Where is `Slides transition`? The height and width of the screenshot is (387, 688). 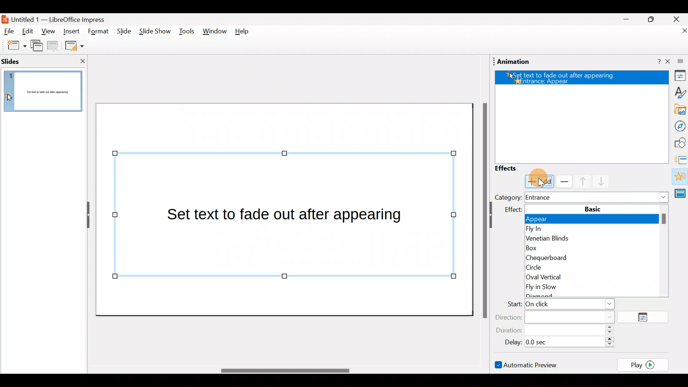 Slides transition is located at coordinates (681, 159).